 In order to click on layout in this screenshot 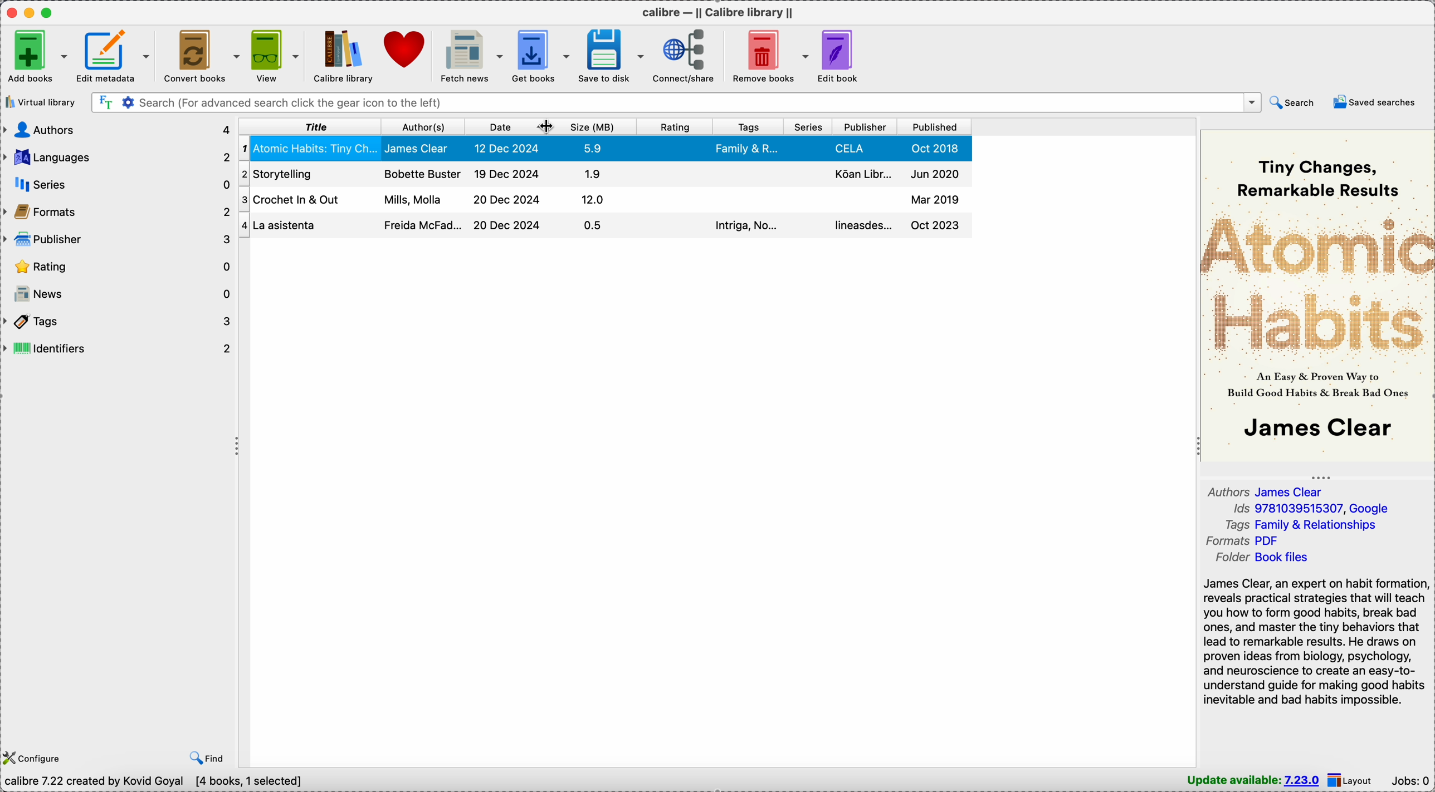, I will do `click(1353, 781)`.